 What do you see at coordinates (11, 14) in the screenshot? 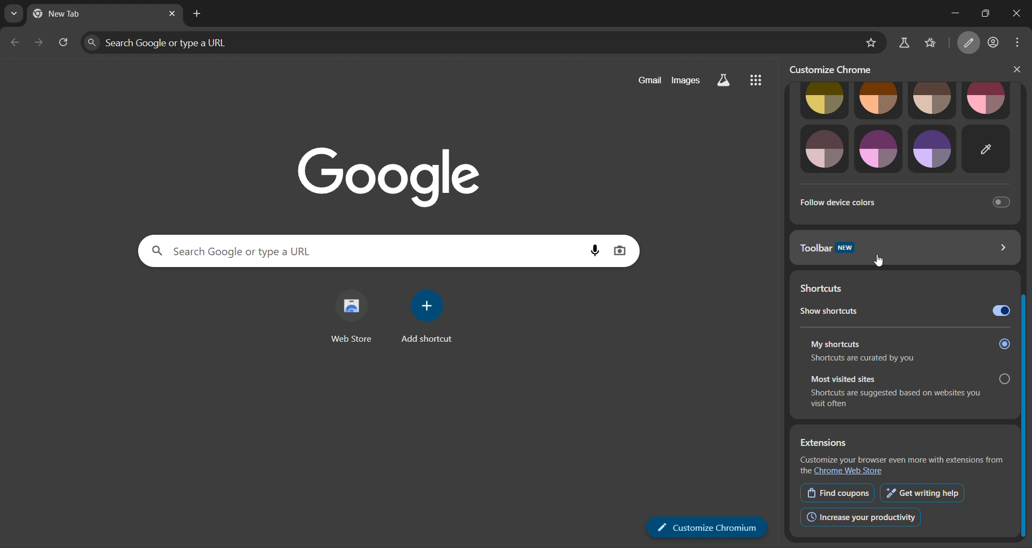
I see `search tabs` at bounding box center [11, 14].